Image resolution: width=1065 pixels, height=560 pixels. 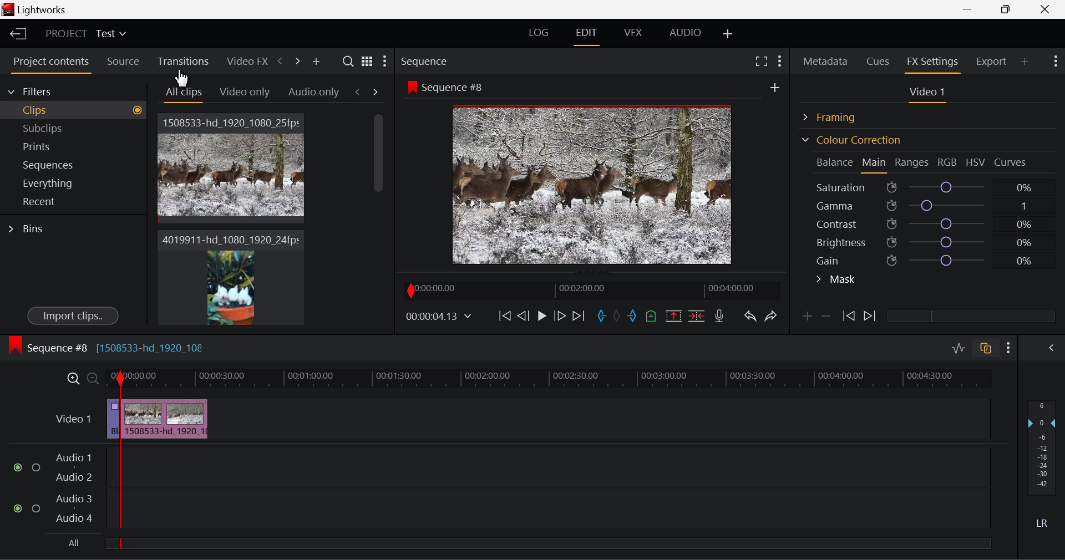 What do you see at coordinates (71, 378) in the screenshot?
I see `Timeline Zoom In` at bounding box center [71, 378].